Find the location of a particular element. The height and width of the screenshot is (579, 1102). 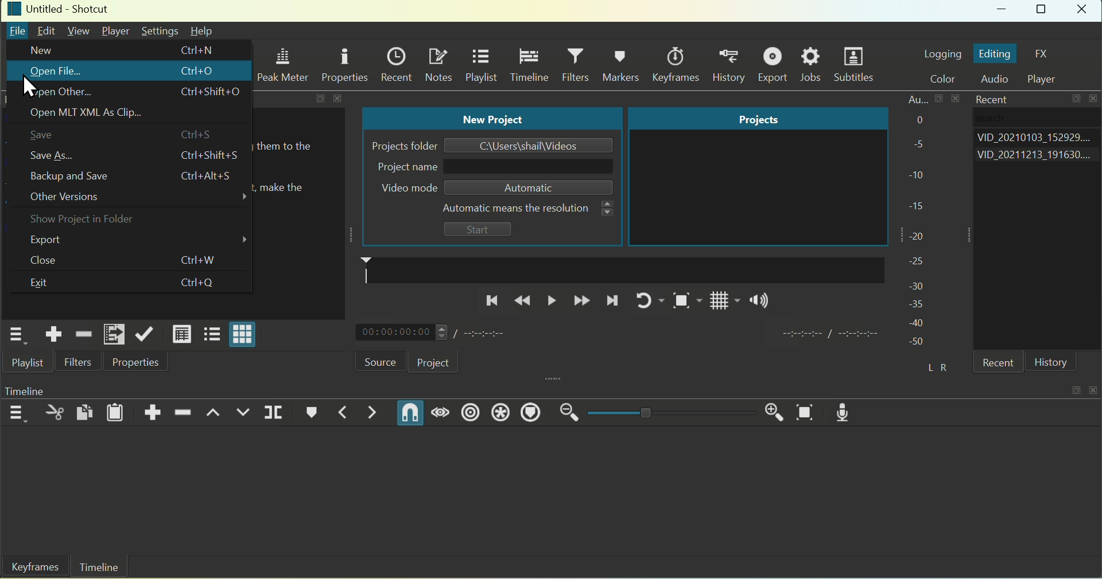

Settings is located at coordinates (160, 31).